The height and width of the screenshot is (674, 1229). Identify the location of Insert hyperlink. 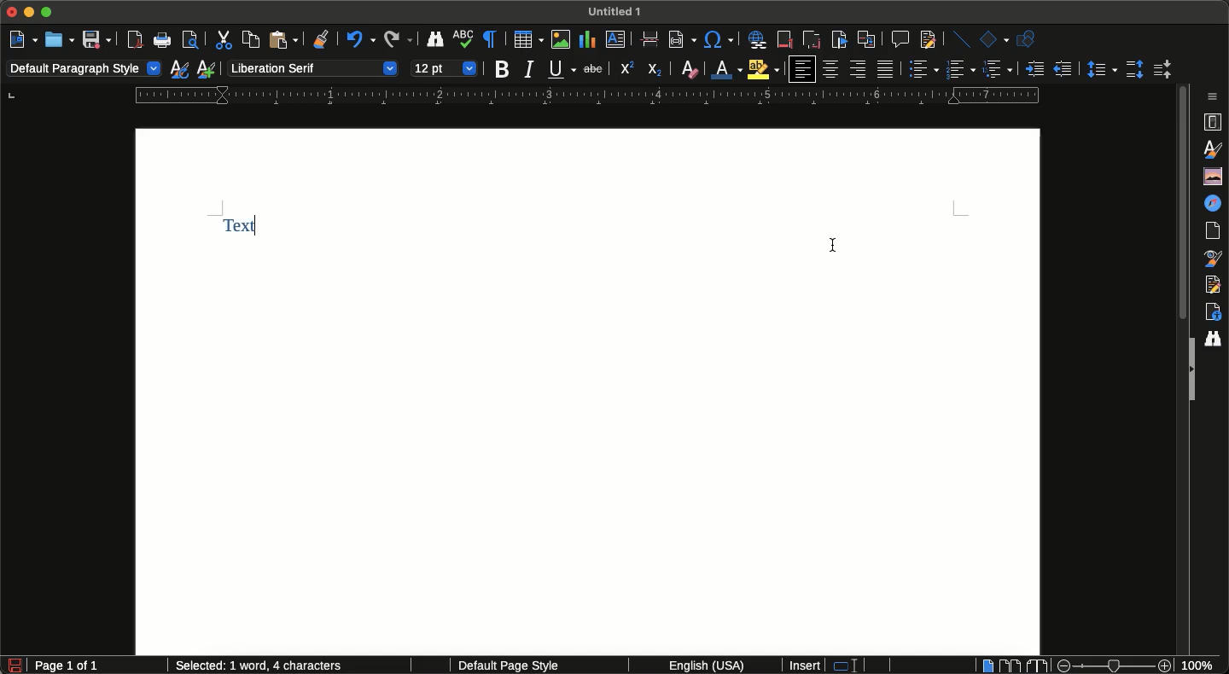
(757, 38).